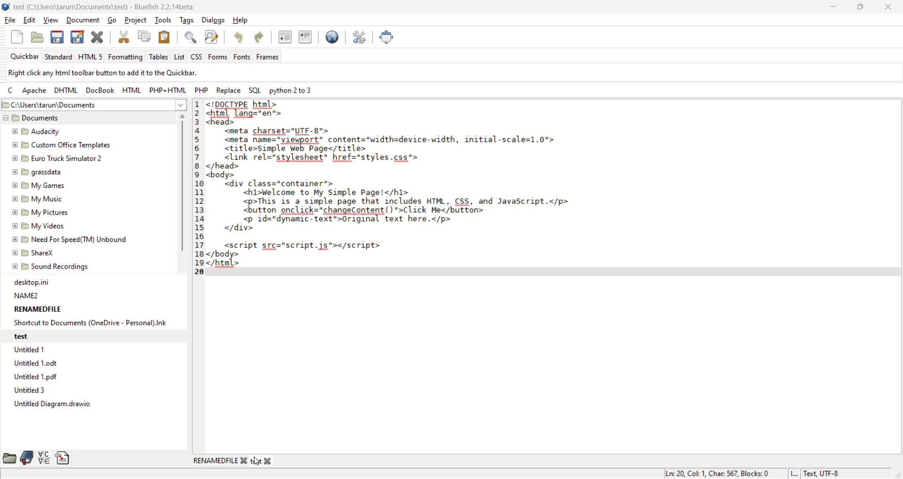 Image resolution: width=903 pixels, height=479 pixels. What do you see at coordinates (127, 56) in the screenshot?
I see `formatting` at bounding box center [127, 56].